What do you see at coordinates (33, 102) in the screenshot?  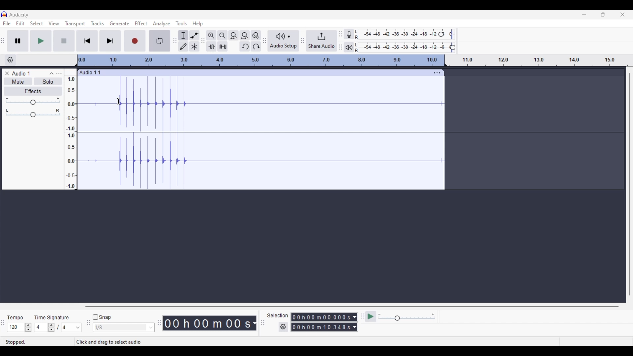 I see `Gain` at bounding box center [33, 102].